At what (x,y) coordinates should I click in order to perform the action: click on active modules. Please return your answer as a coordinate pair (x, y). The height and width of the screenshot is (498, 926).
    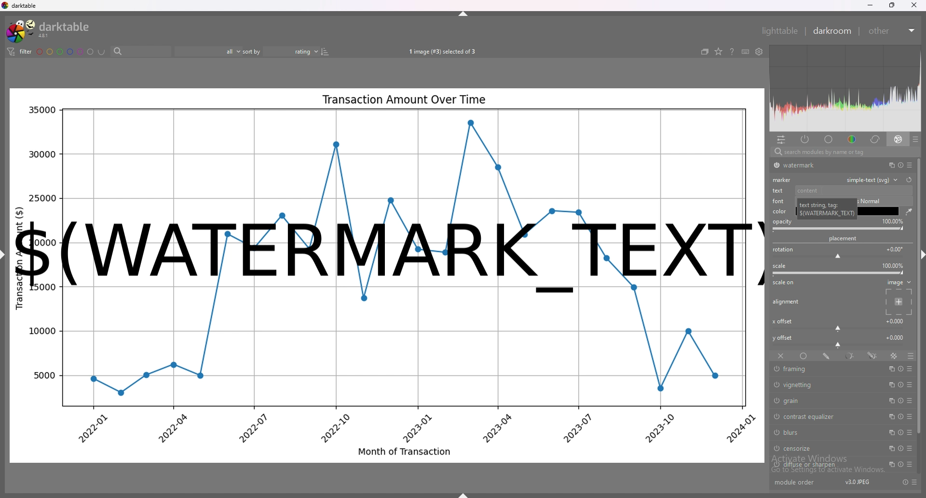
    Looking at the image, I should click on (806, 140).